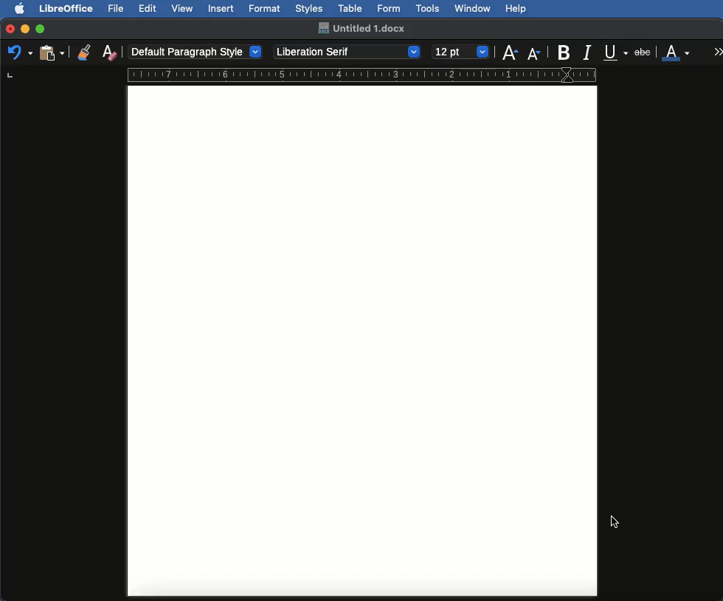 The width and height of the screenshot is (723, 601). I want to click on Clone formatting, so click(84, 52).